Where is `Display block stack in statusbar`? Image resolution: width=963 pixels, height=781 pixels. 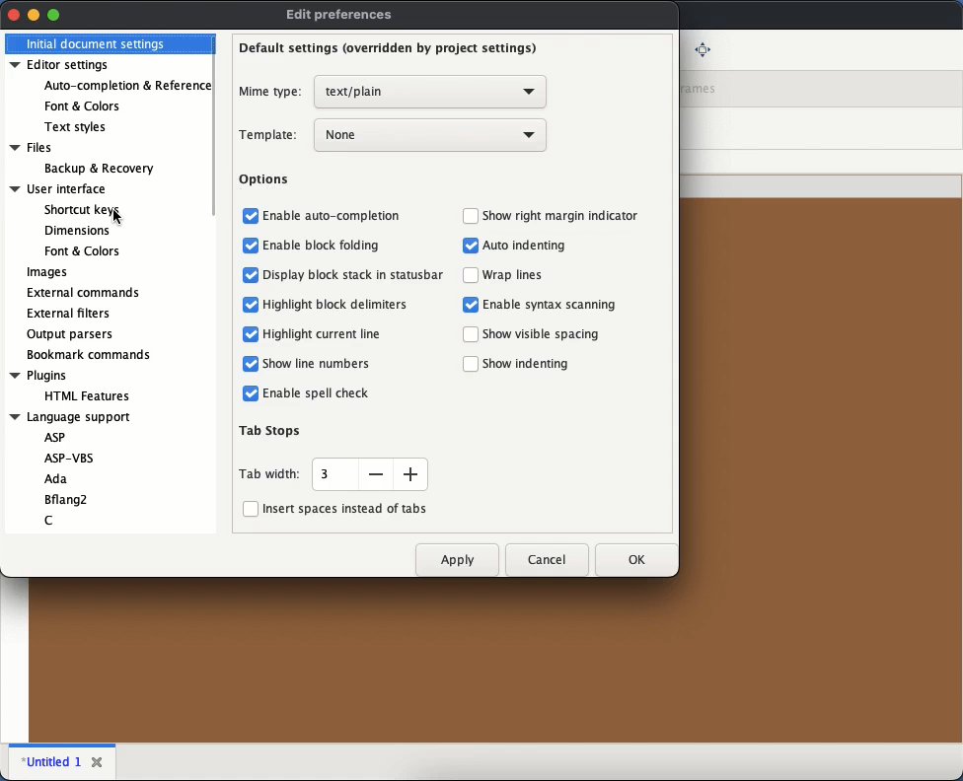 Display block stack in statusbar is located at coordinates (357, 277).